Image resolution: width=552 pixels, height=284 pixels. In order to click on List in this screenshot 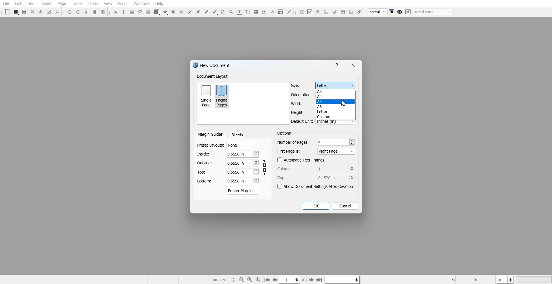, I will do `click(149, 11)`.